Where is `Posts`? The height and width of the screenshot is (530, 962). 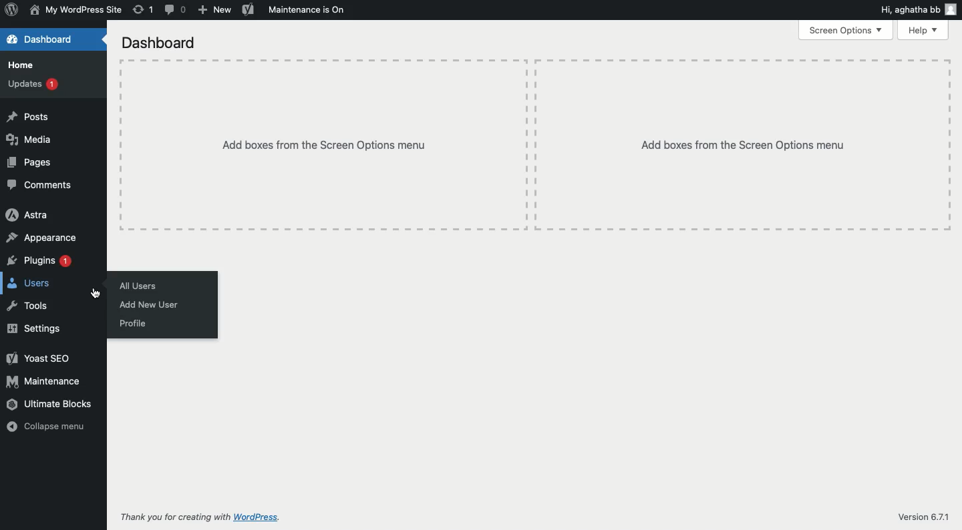 Posts is located at coordinates (29, 118).